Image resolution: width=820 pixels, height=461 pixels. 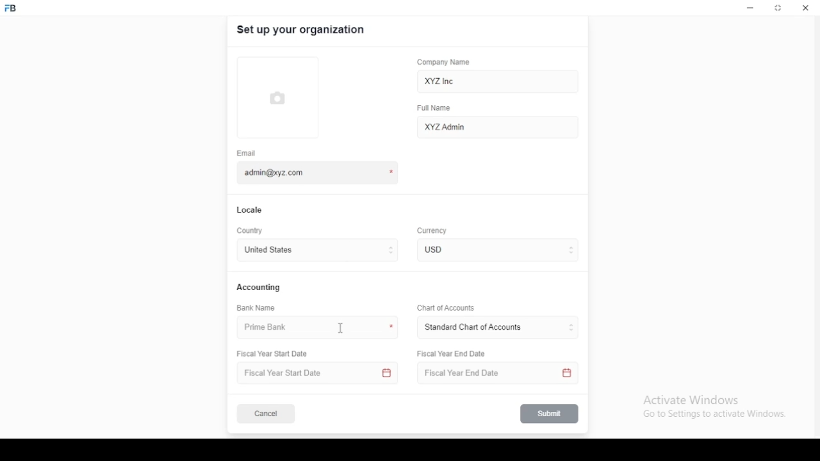 What do you see at coordinates (247, 153) in the screenshot?
I see `email` at bounding box center [247, 153].